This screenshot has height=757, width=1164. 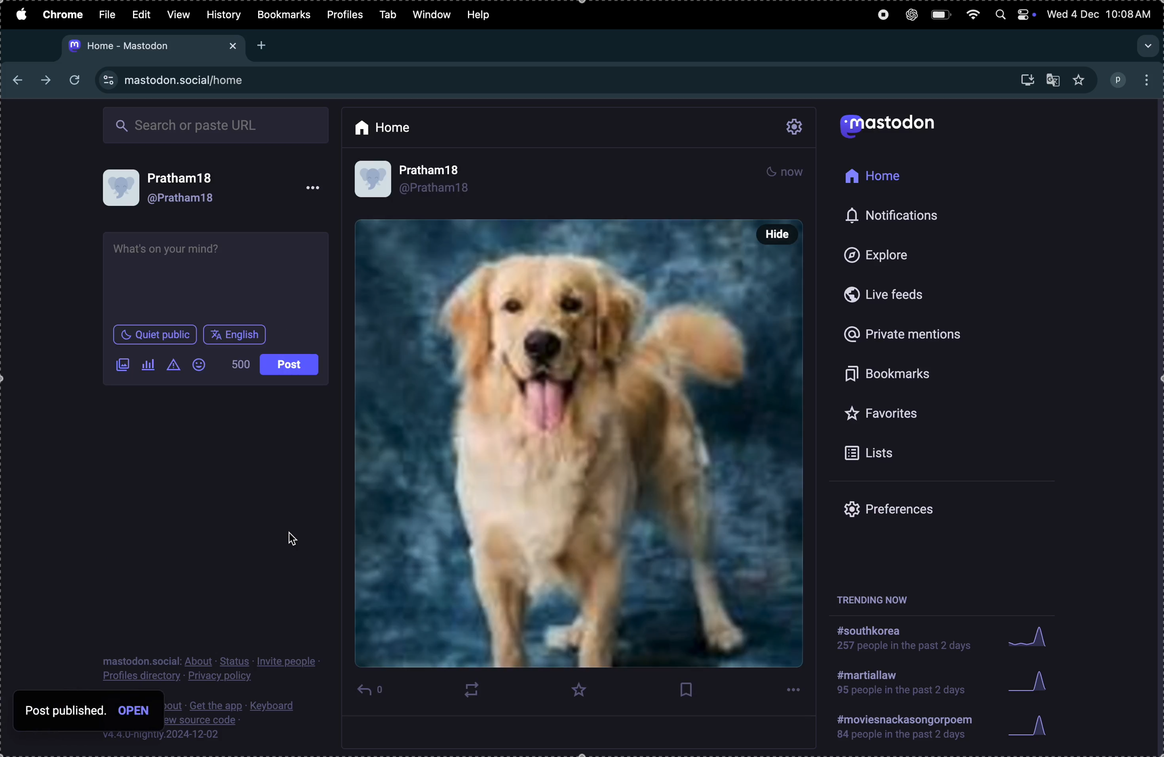 I want to click on previous tab, so click(x=22, y=80).